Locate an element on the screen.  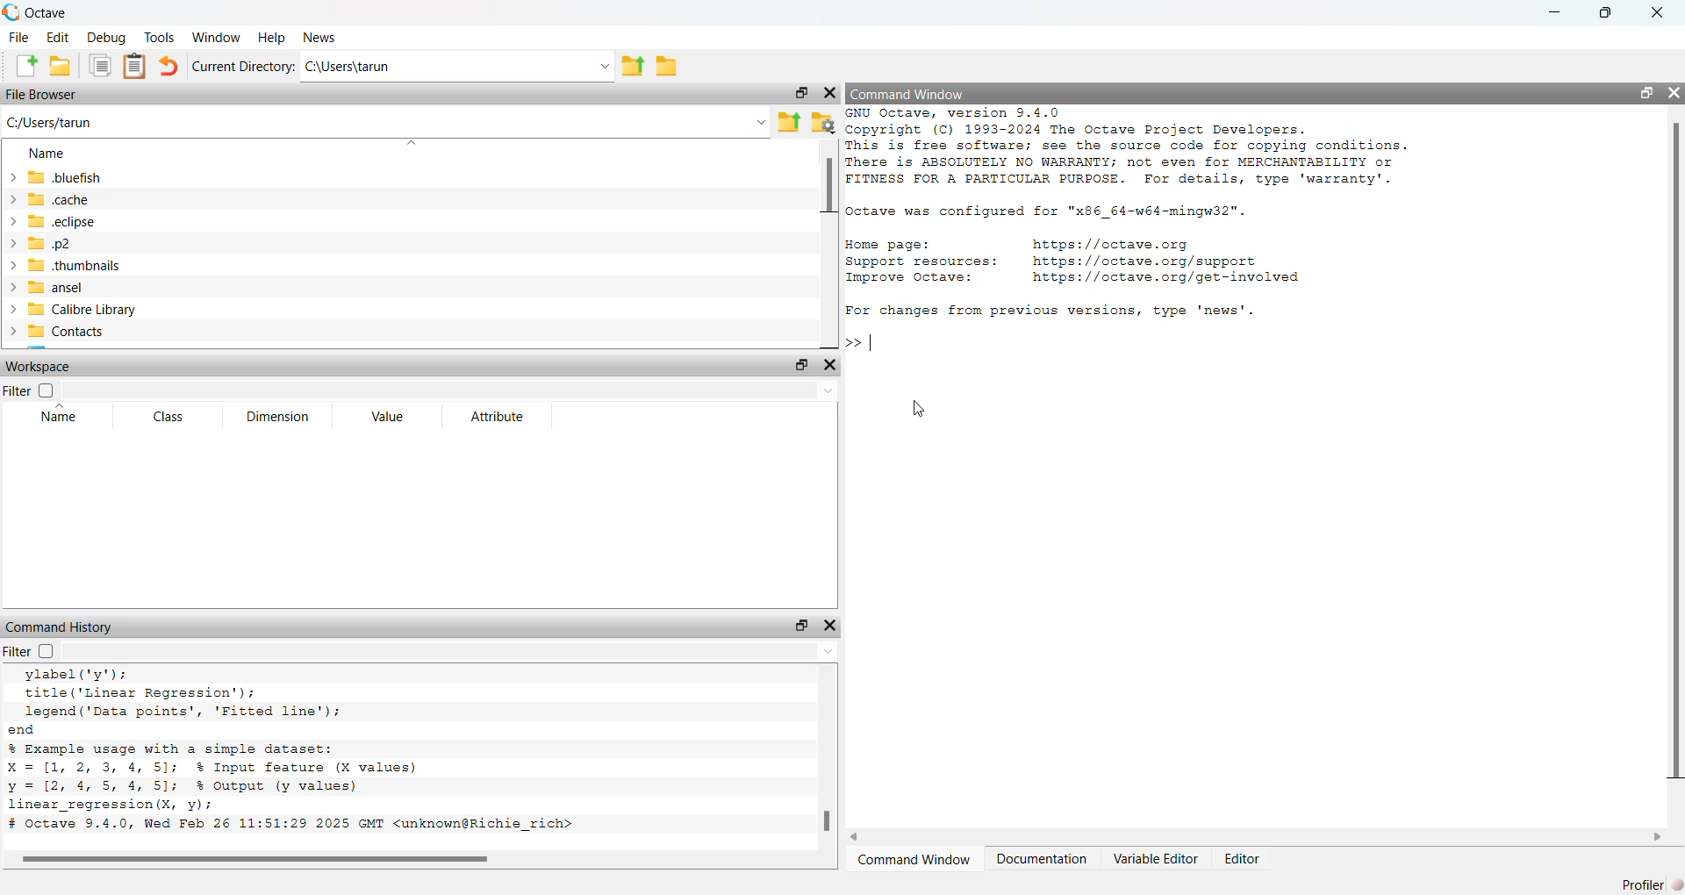
workspace is located at coordinates (47, 365).